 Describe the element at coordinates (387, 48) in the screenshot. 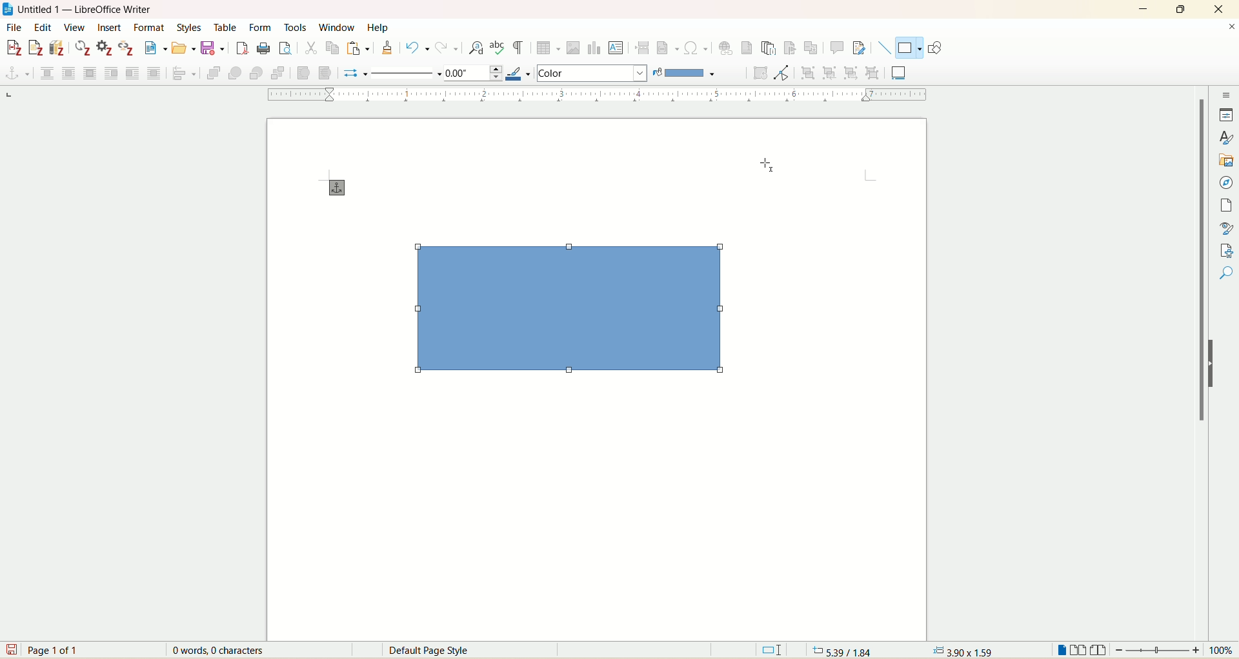

I see `clone formatting` at that location.